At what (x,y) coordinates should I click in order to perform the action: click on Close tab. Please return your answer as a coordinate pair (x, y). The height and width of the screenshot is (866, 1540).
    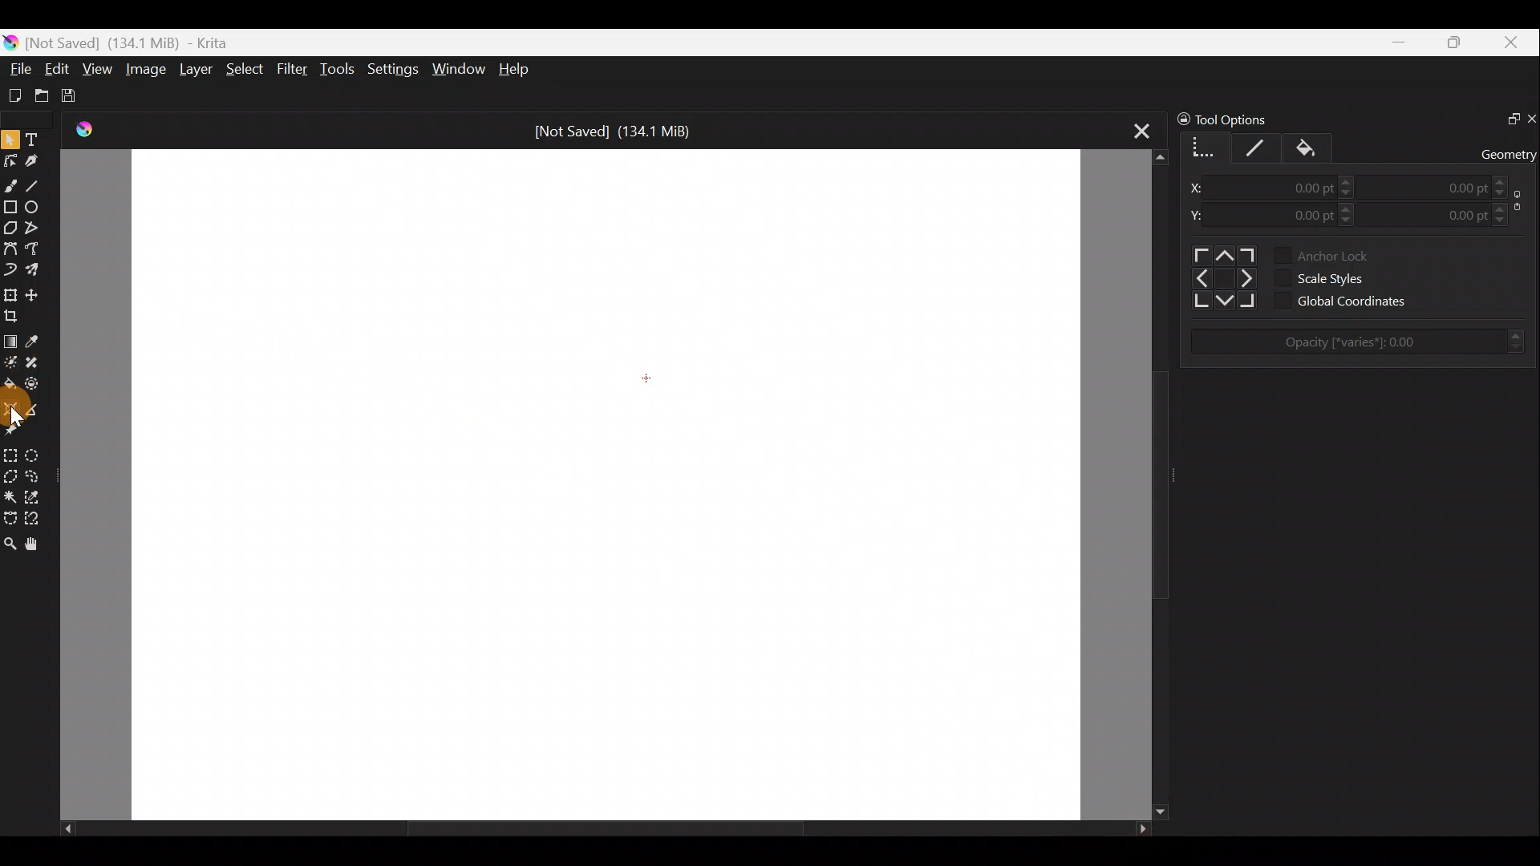
    Looking at the image, I should click on (1133, 132).